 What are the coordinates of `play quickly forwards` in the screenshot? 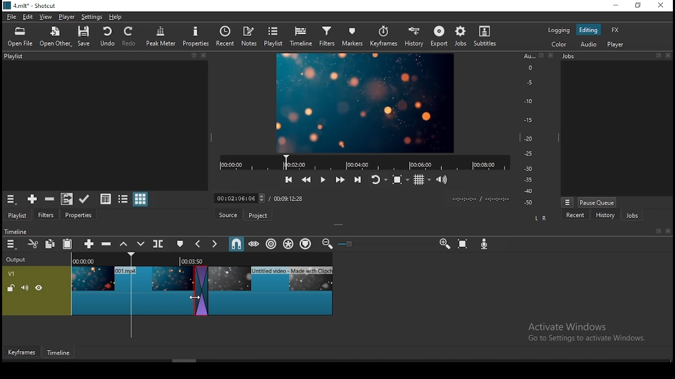 It's located at (340, 180).